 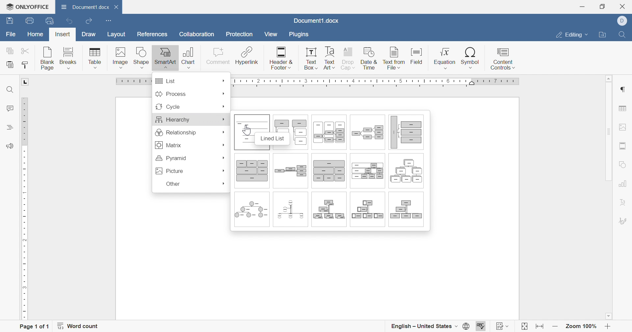 What do you see at coordinates (281, 59) in the screenshot?
I see `Header & Footer` at bounding box center [281, 59].